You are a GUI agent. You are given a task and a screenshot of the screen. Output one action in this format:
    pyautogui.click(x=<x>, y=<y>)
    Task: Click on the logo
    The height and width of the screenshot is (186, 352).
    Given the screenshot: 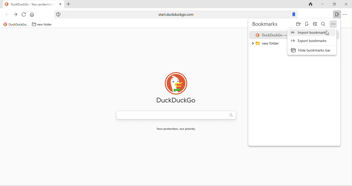 What is the action you would take?
    pyautogui.click(x=257, y=35)
    